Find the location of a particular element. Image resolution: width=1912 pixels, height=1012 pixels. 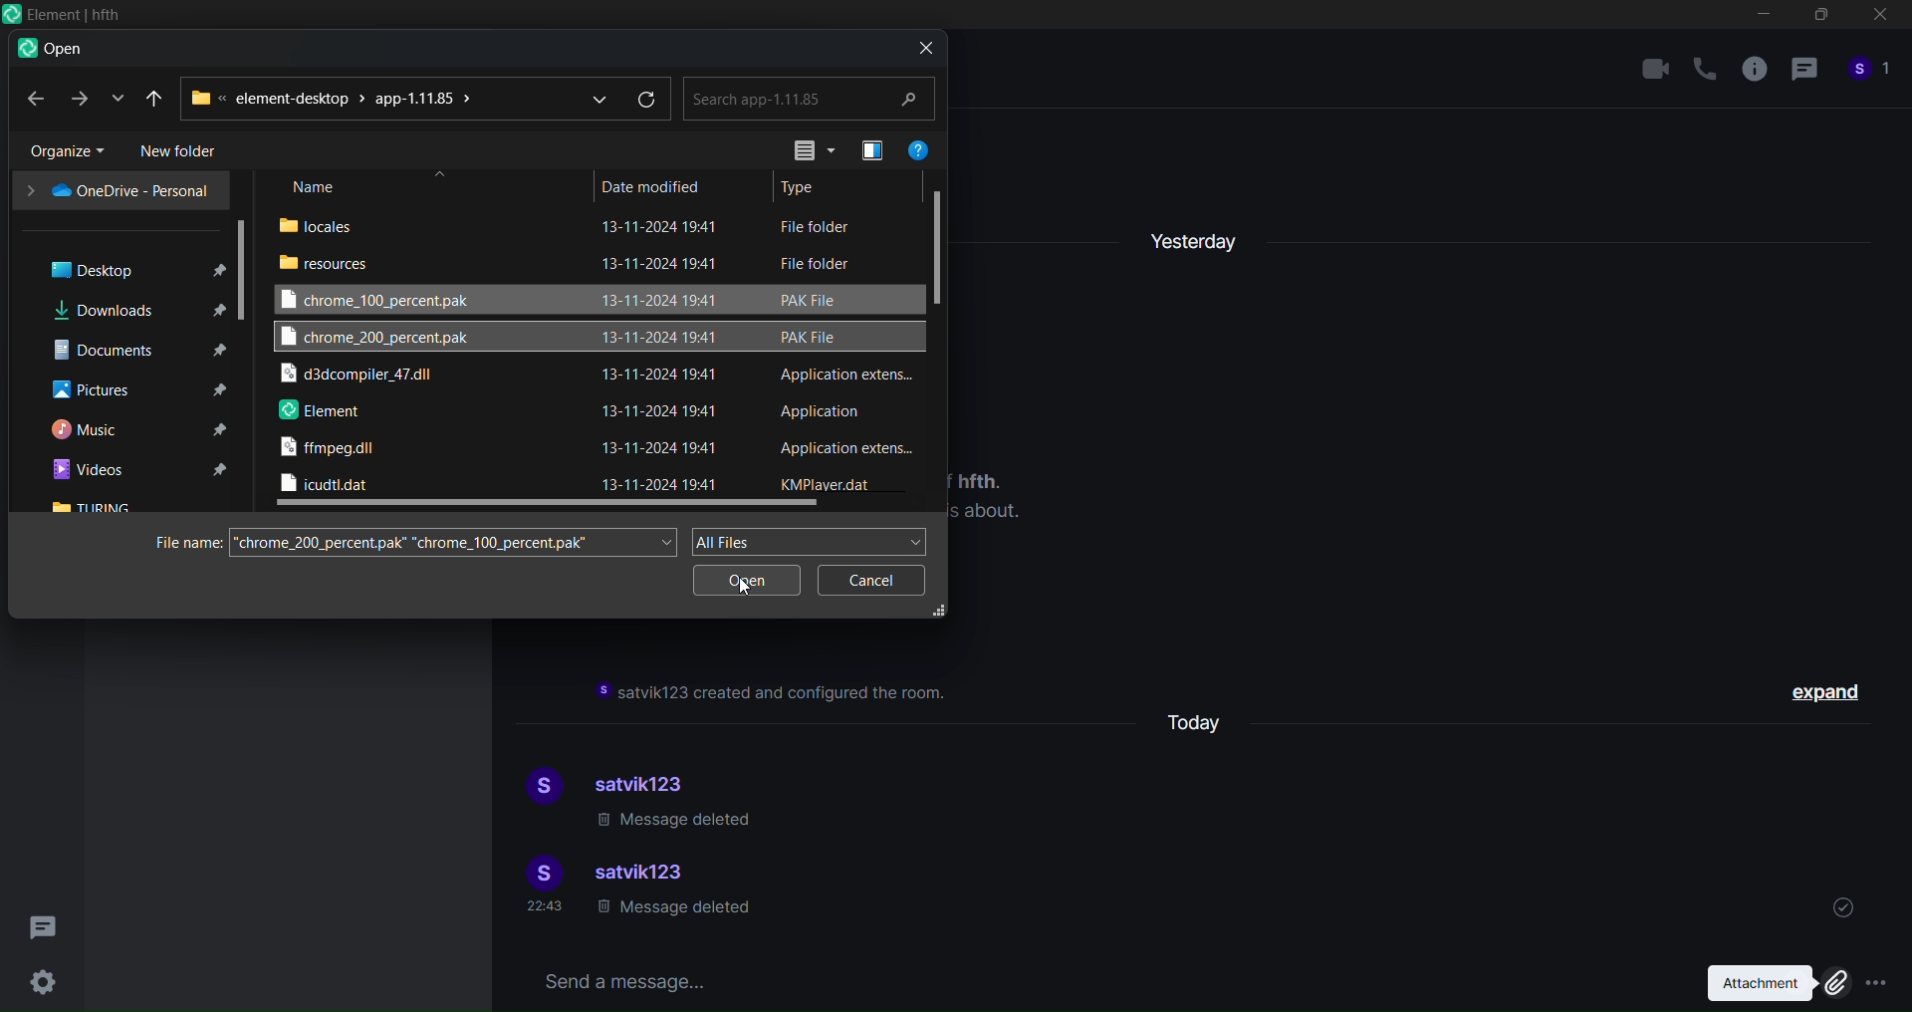

attachment is located at coordinates (1771, 983).